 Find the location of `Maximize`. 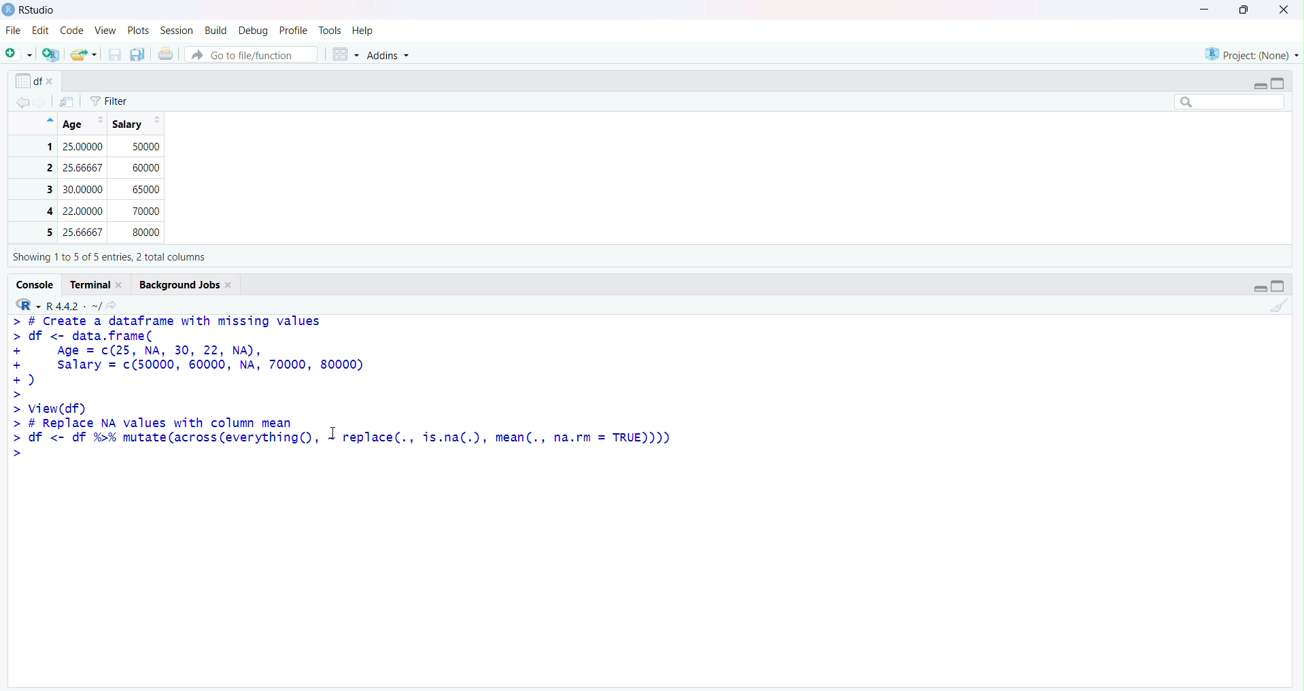

Maximize is located at coordinates (1282, 84).